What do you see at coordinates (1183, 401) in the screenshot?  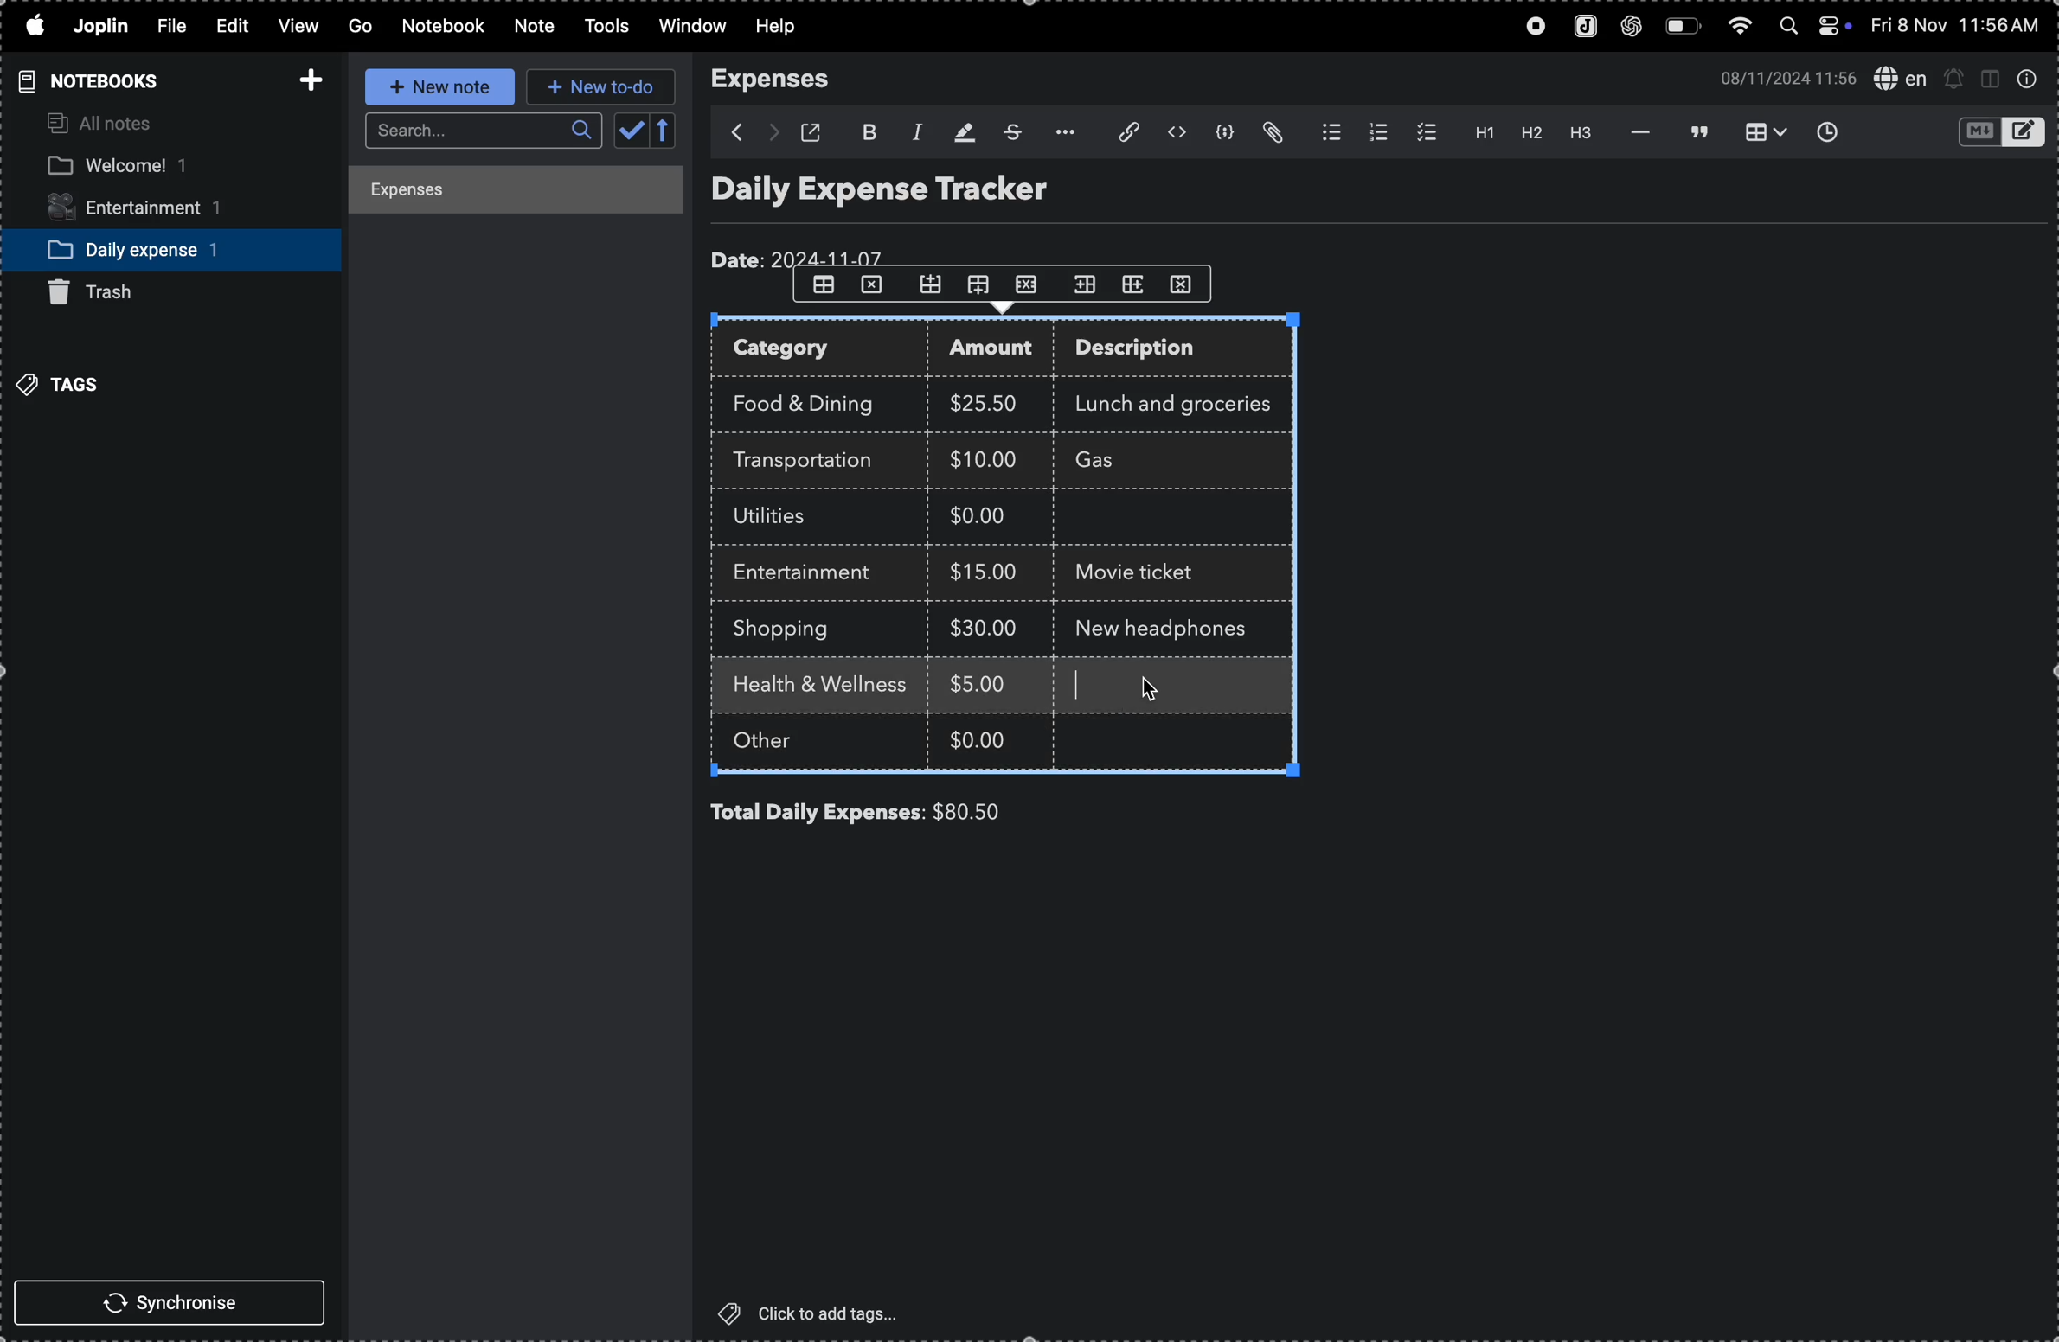 I see `lunch and groceries` at bounding box center [1183, 401].